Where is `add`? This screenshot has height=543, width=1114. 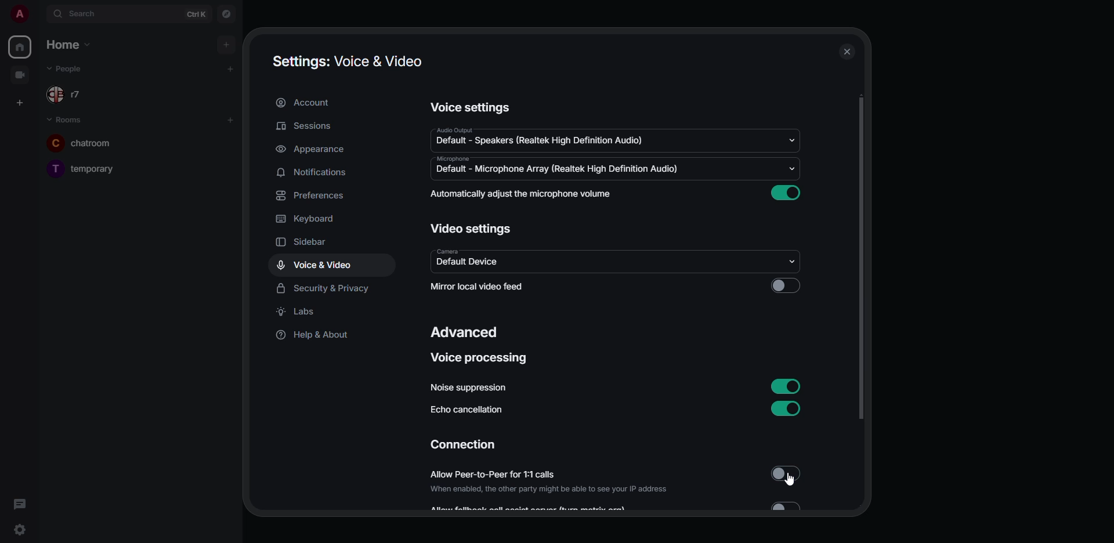
add is located at coordinates (230, 120).